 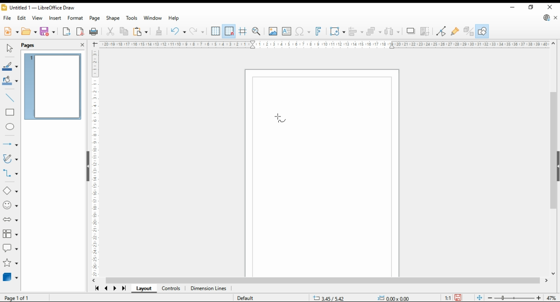 What do you see at coordinates (172, 288) in the screenshot?
I see `controls` at bounding box center [172, 288].